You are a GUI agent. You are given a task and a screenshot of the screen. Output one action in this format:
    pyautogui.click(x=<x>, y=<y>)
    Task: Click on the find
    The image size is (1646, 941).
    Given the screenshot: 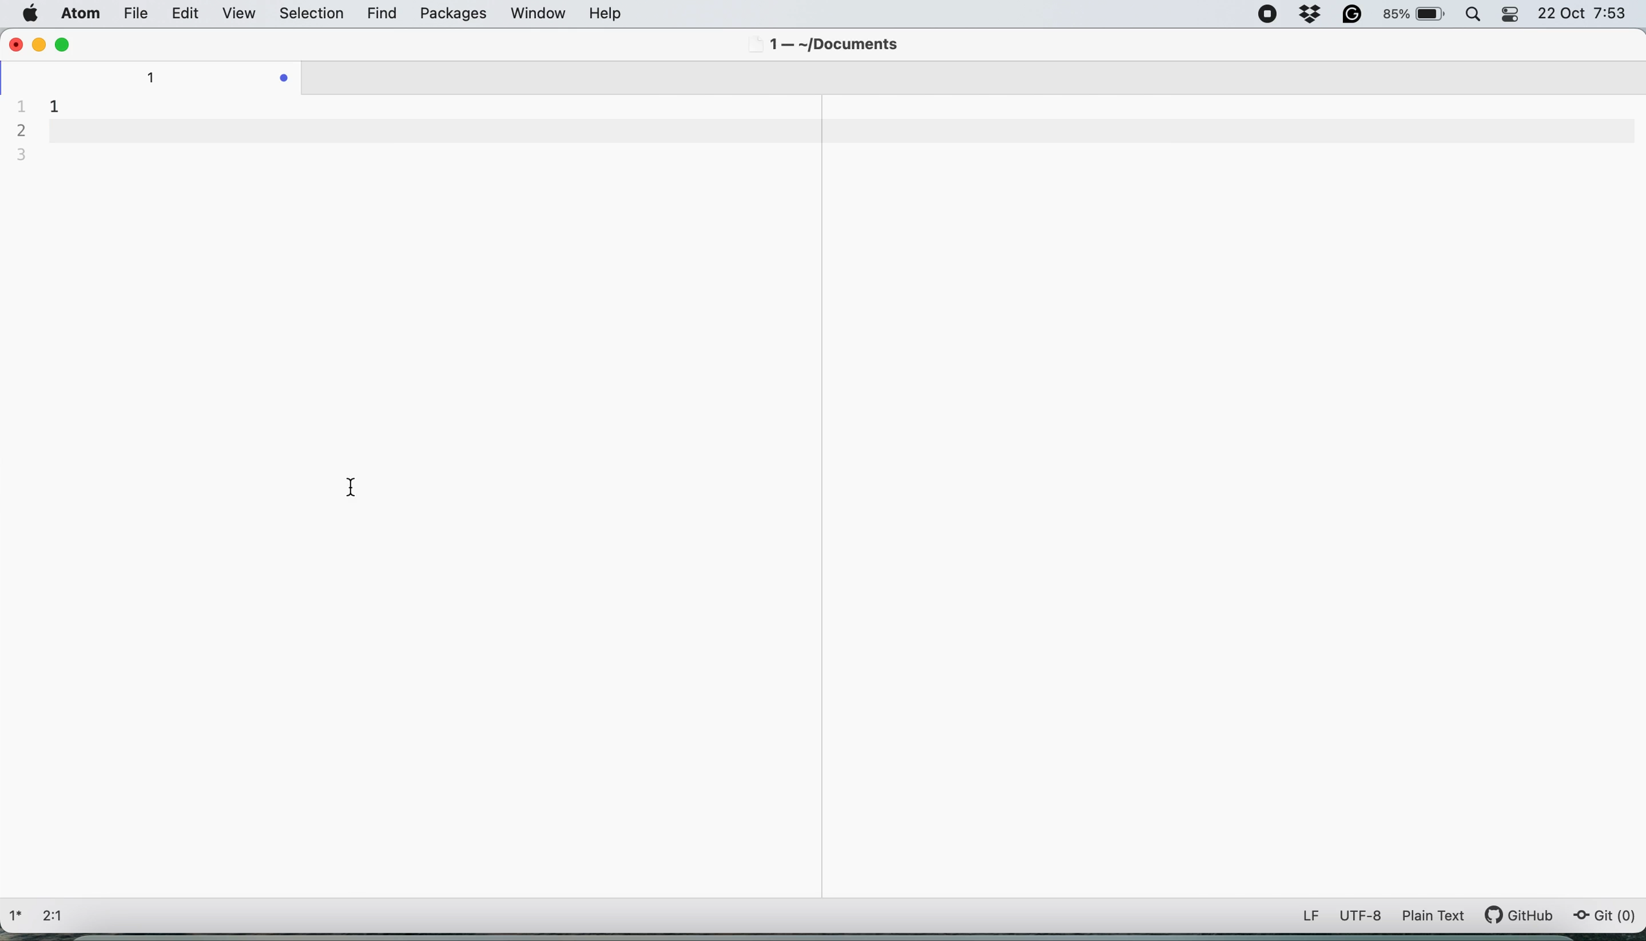 What is the action you would take?
    pyautogui.click(x=385, y=15)
    